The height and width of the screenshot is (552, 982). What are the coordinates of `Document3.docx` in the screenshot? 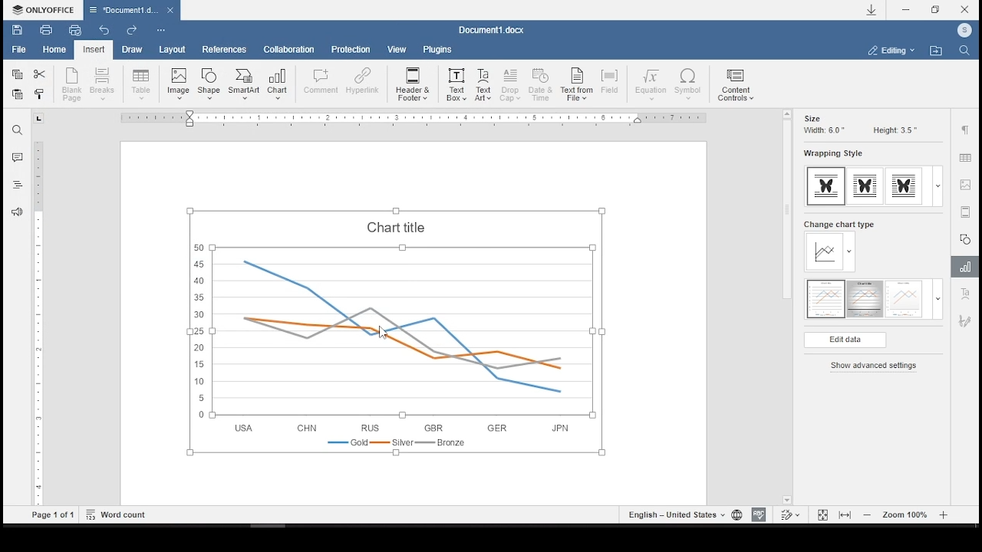 It's located at (490, 31).